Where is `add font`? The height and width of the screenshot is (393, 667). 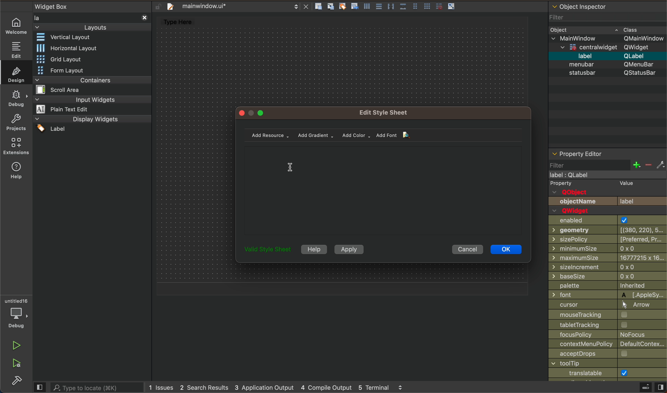
add font is located at coordinates (395, 135).